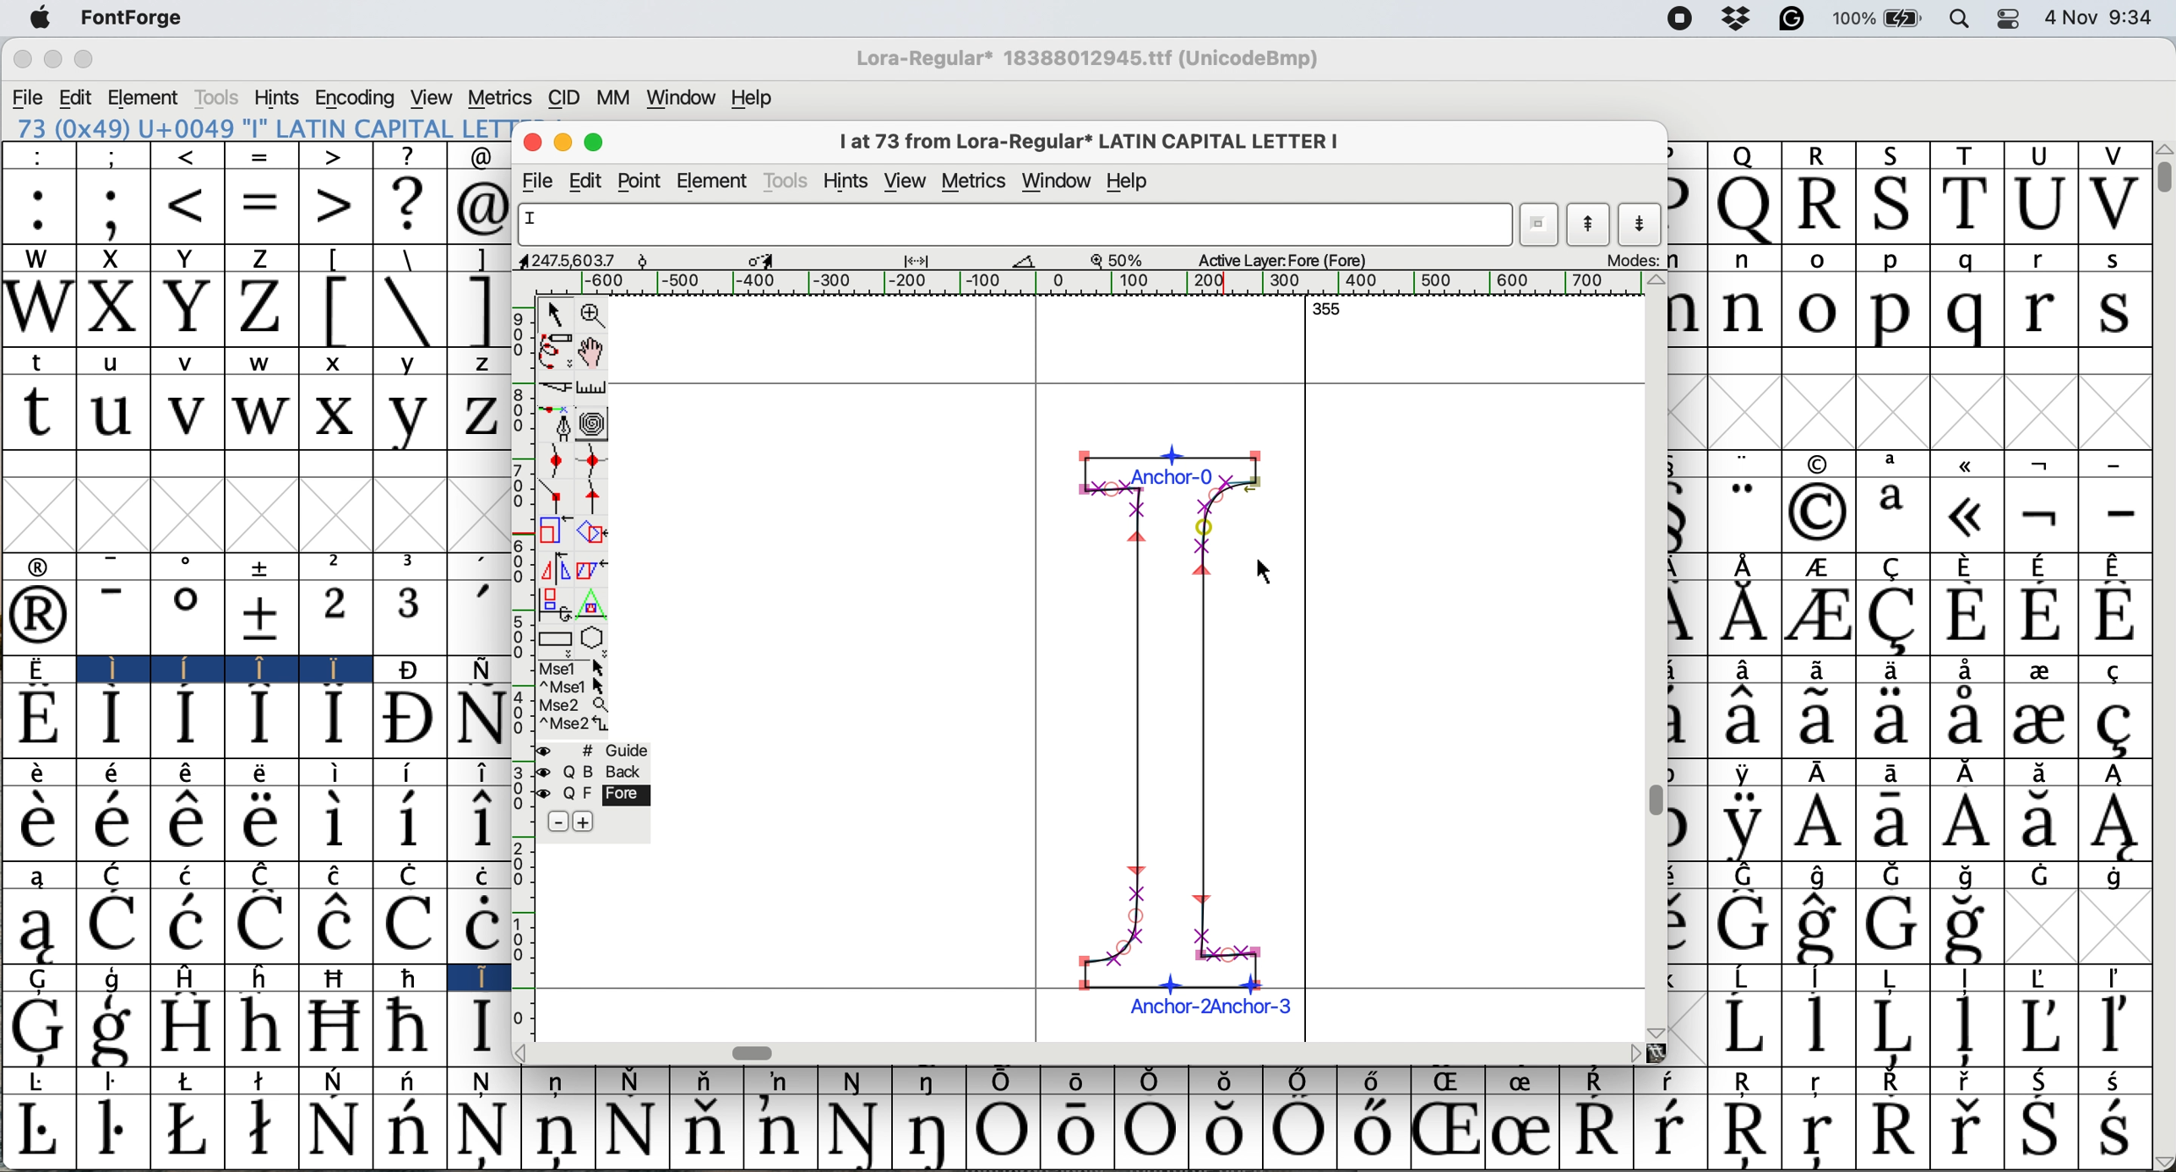 Image resolution: width=2176 pixels, height=1172 pixels. I want to click on , so click(2162, 148).